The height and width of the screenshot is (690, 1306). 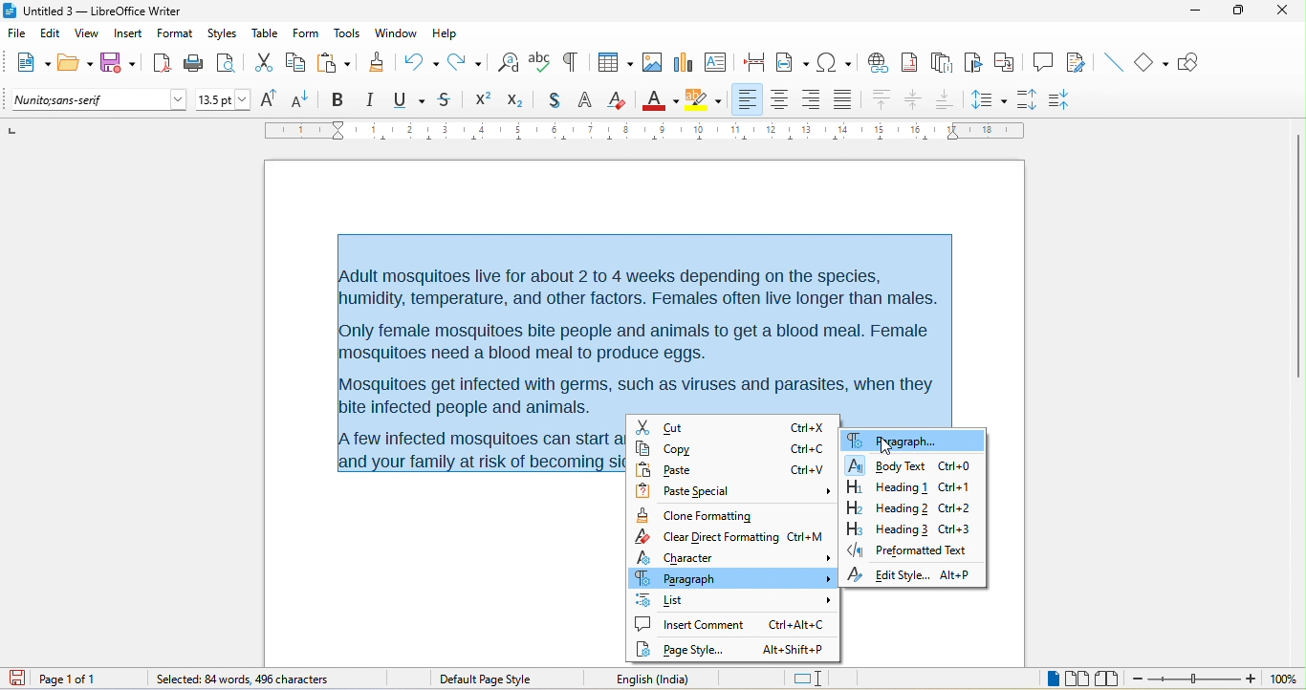 I want to click on underline, so click(x=407, y=100).